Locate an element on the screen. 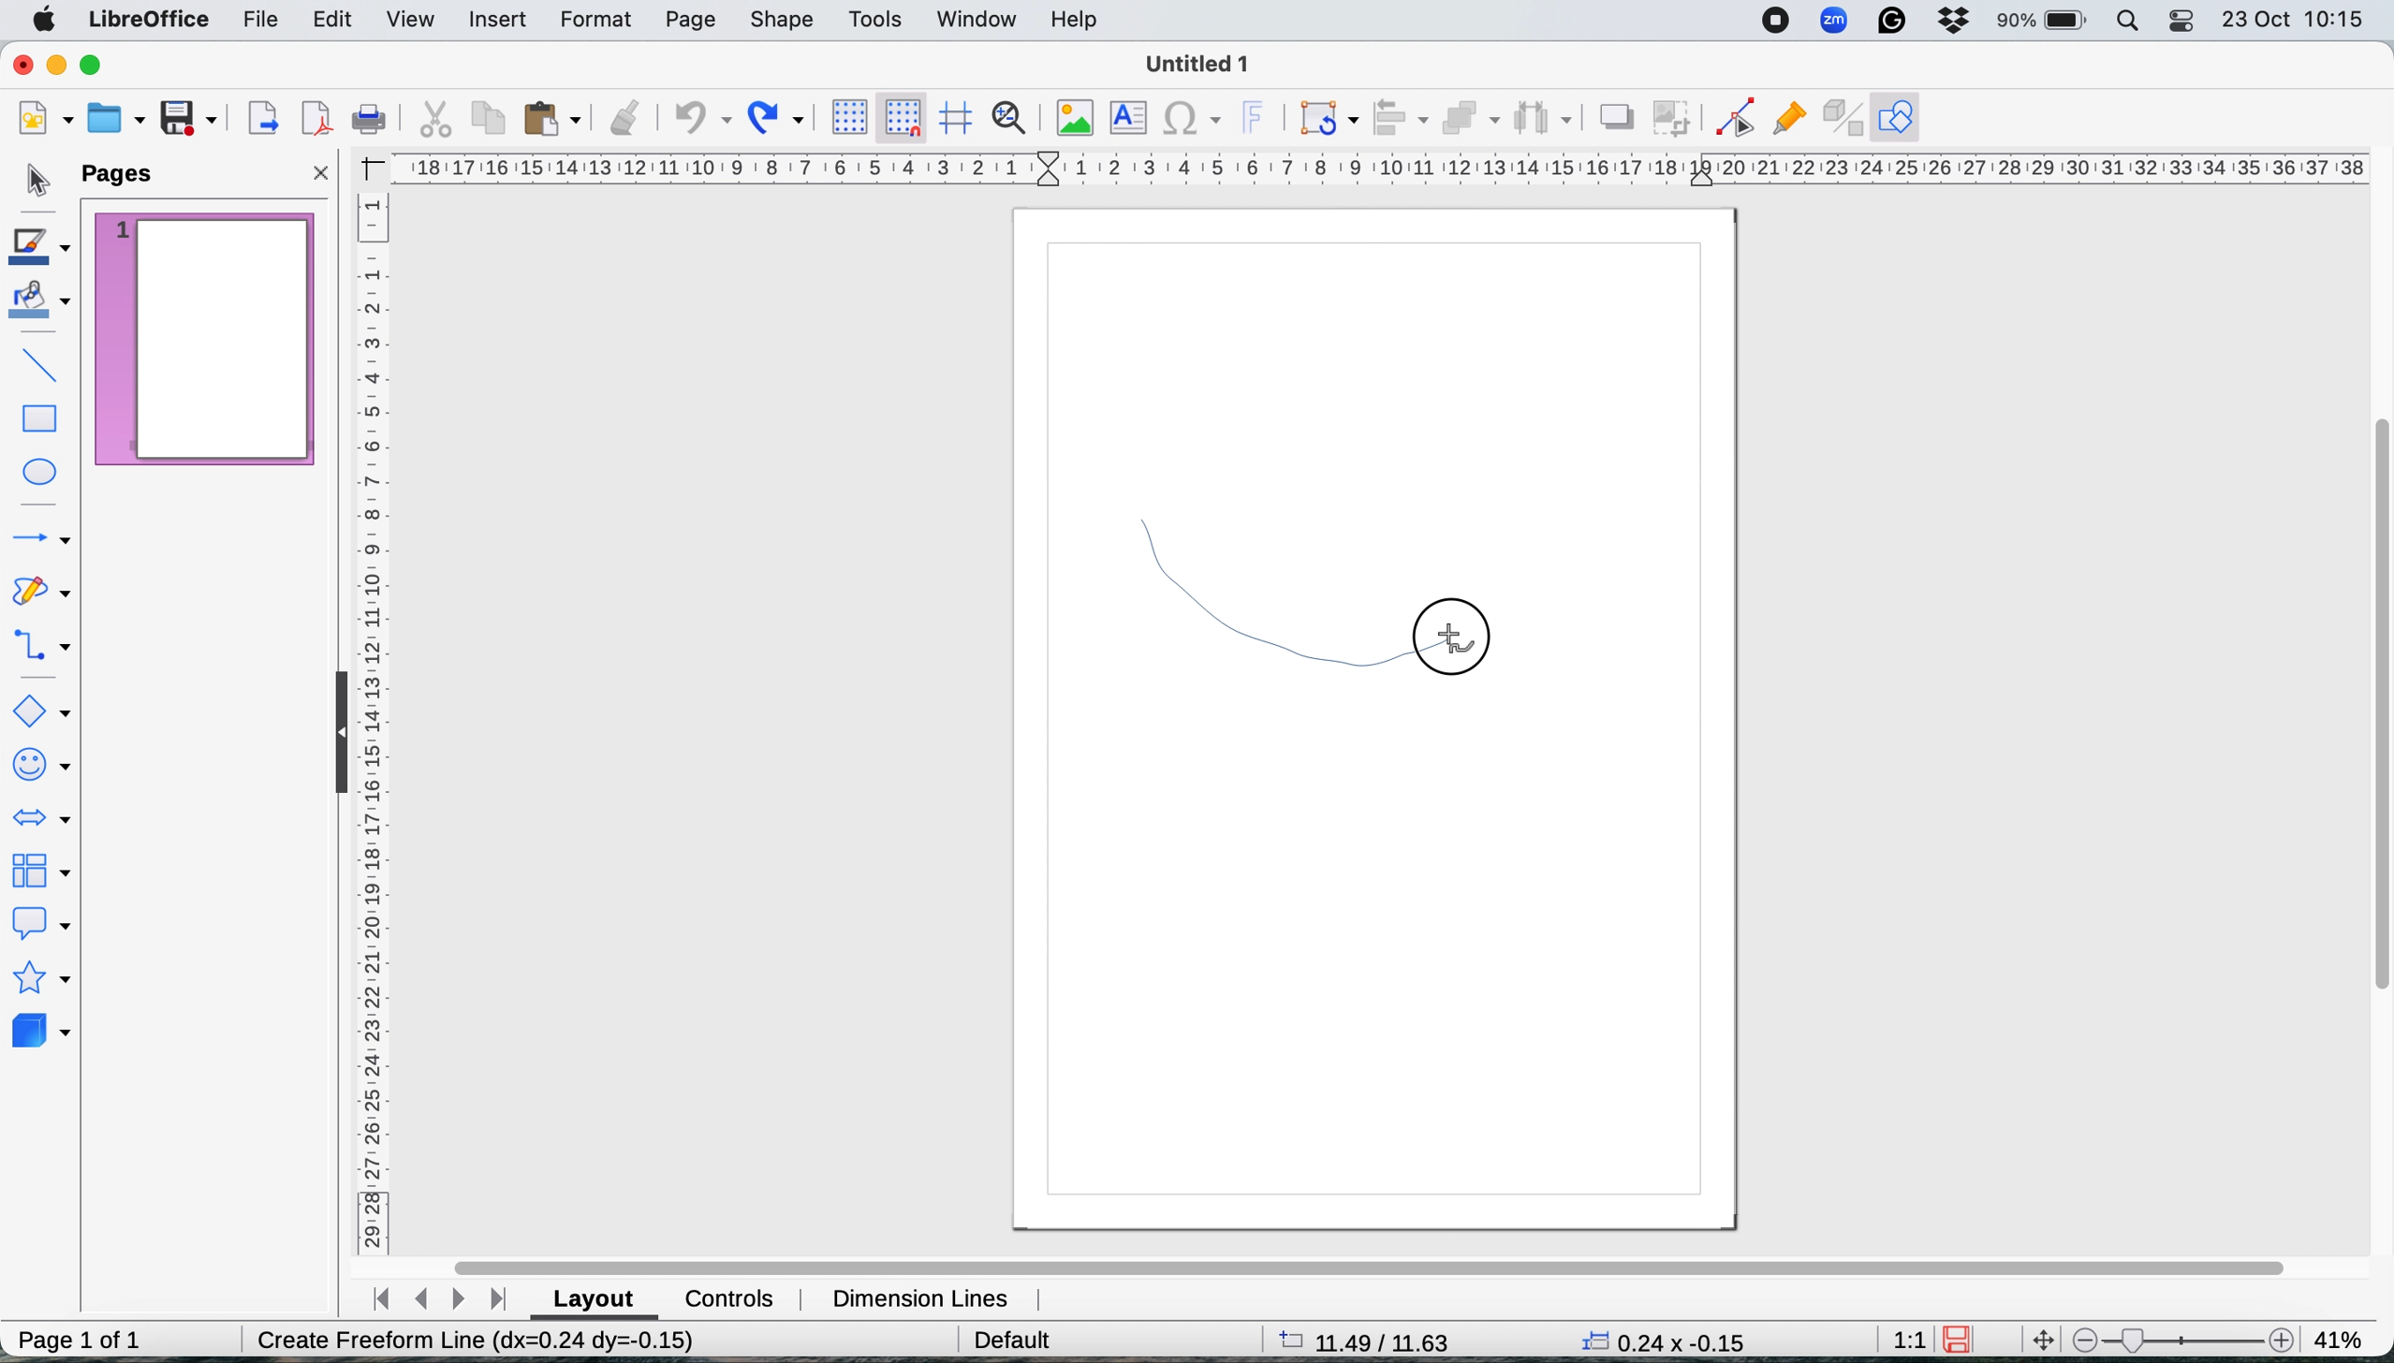 This screenshot has width=2394, height=1363. insert line is located at coordinates (41, 364).